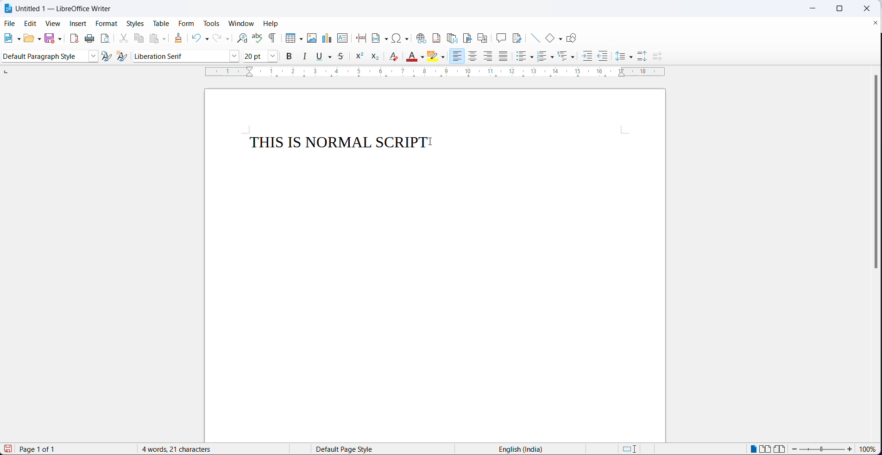 Image resolution: width=882 pixels, height=455 pixels. Describe the element at coordinates (849, 450) in the screenshot. I see `zoom decrease` at that location.